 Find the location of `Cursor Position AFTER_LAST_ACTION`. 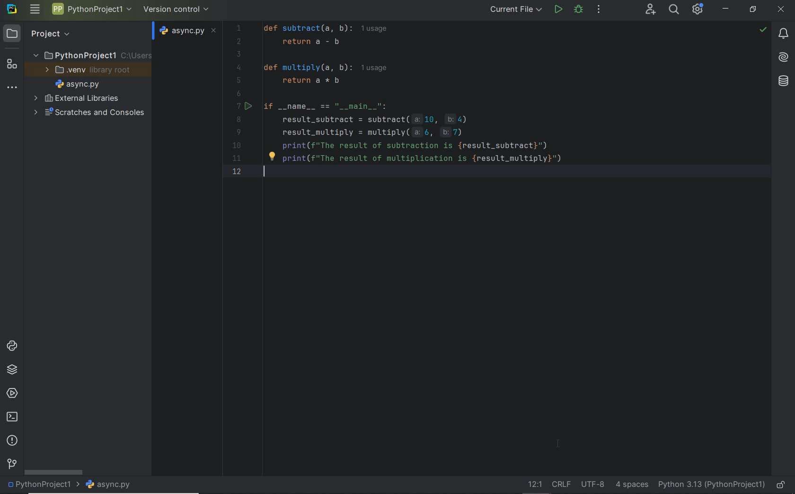

Cursor Position AFTER_LAST_ACTION is located at coordinates (559, 446).